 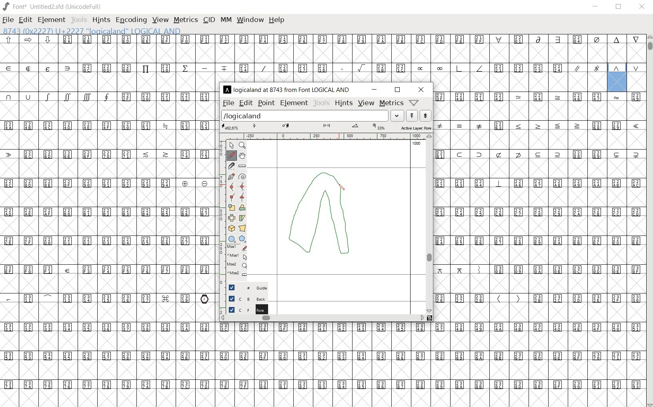 I want to click on scrollbar, so click(x=649, y=221).